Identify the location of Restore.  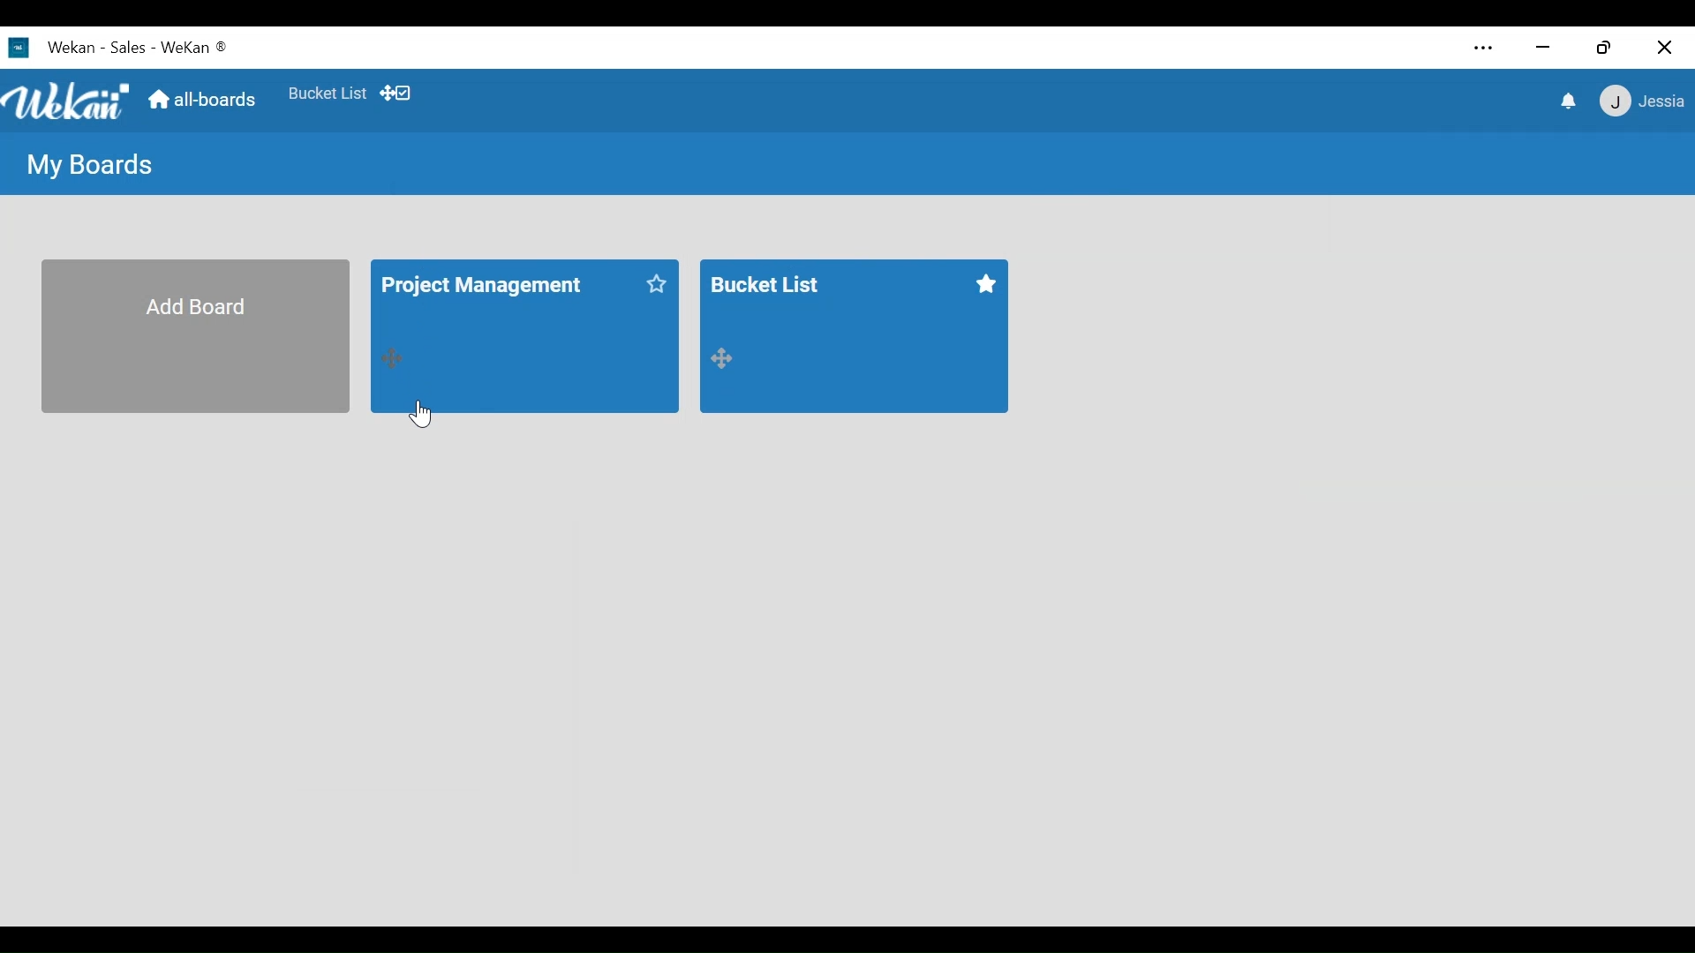
(1599, 43).